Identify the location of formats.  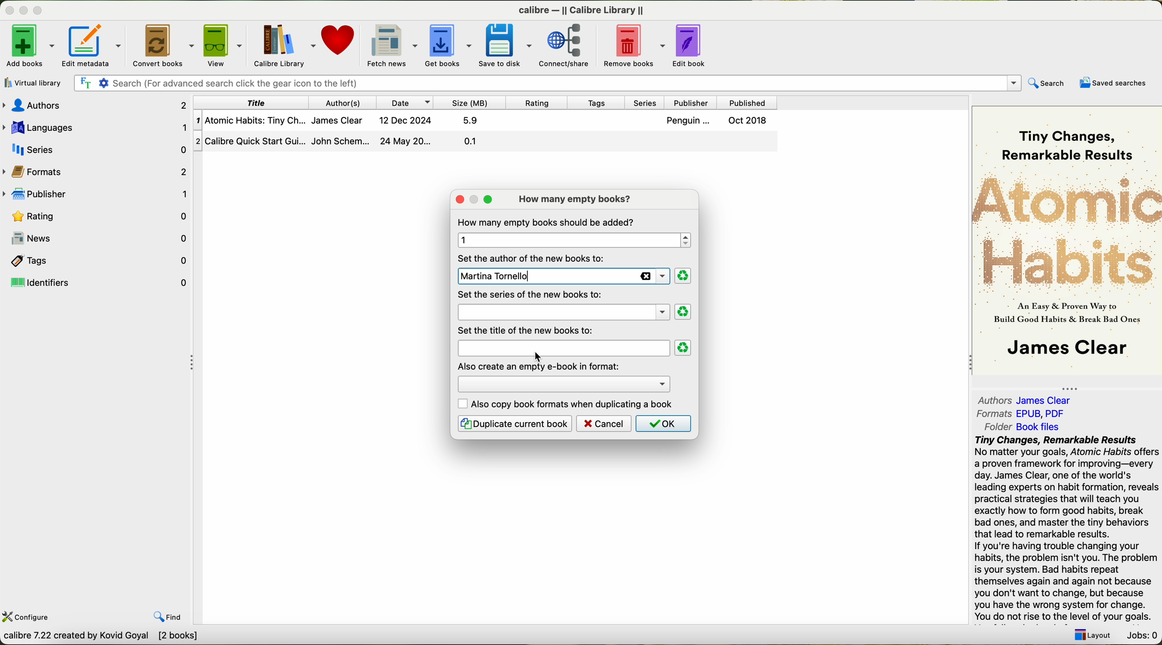
(1022, 413).